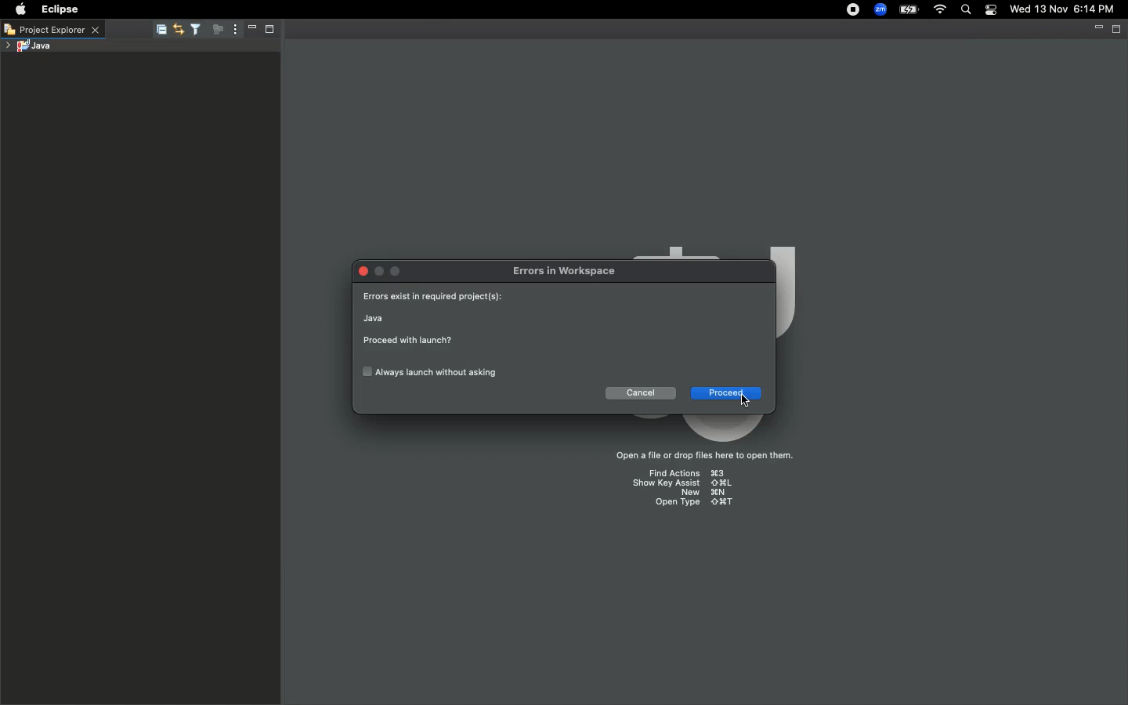 This screenshot has width=1128, height=705. What do you see at coordinates (1099, 31) in the screenshot?
I see `minimize` at bounding box center [1099, 31].